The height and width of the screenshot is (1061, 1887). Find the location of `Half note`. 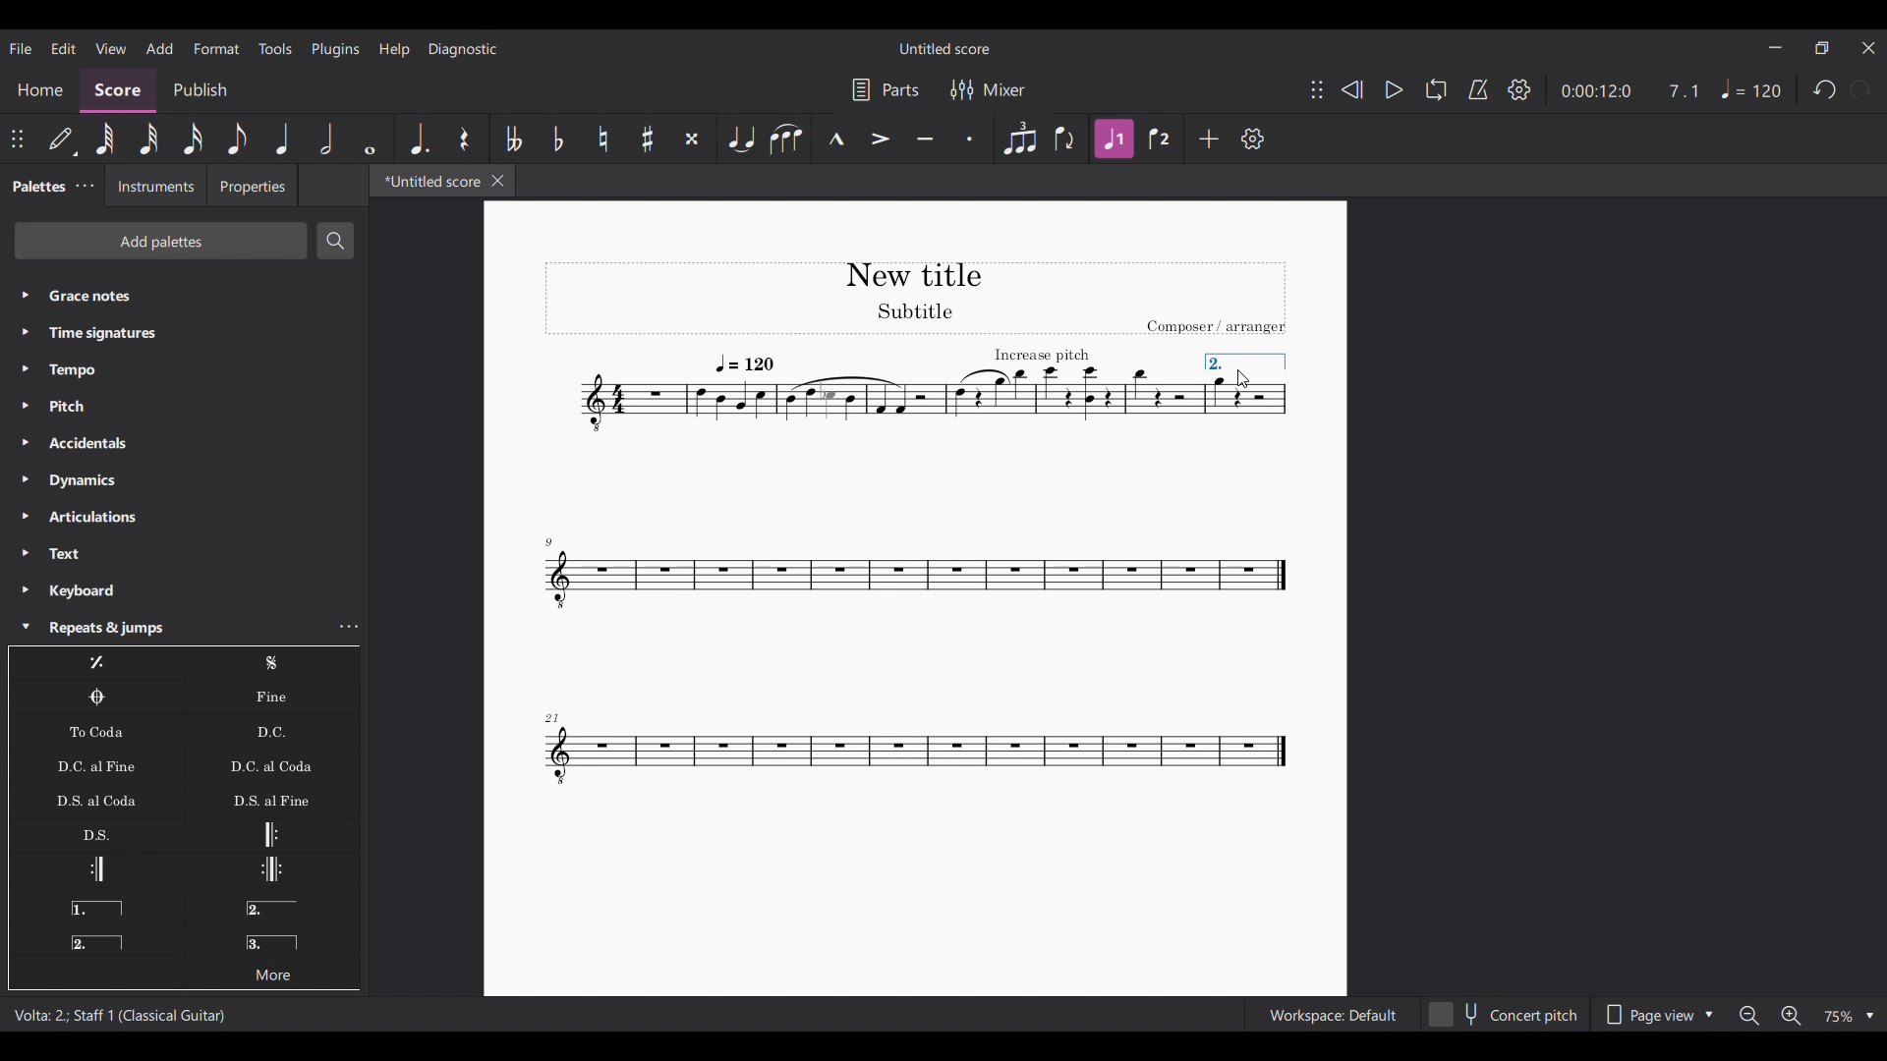

Half note is located at coordinates (327, 139).